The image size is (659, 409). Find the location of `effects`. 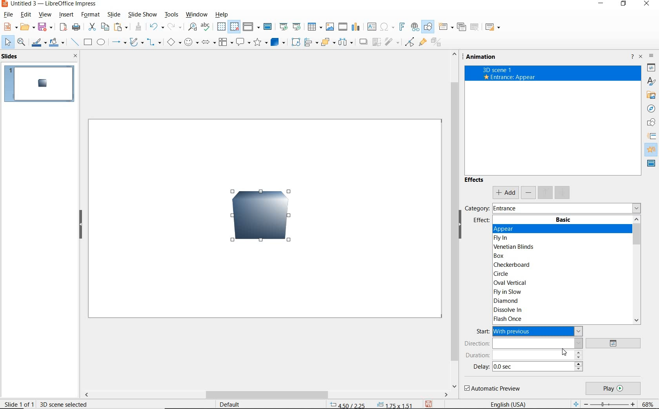

effects is located at coordinates (475, 181).